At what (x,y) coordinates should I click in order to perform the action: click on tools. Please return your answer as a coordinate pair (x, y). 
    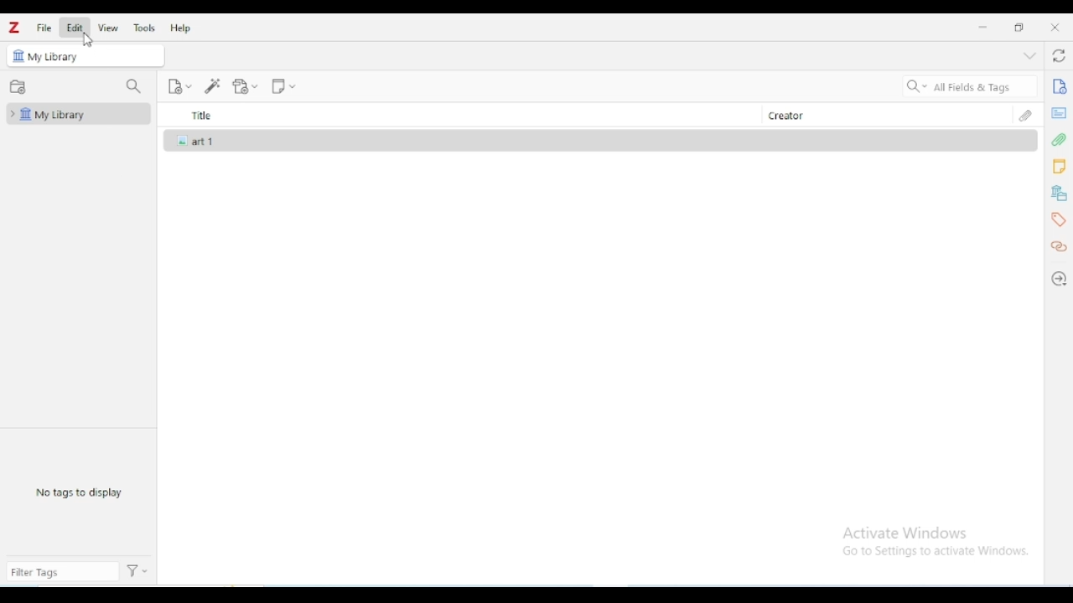
    Looking at the image, I should click on (143, 28).